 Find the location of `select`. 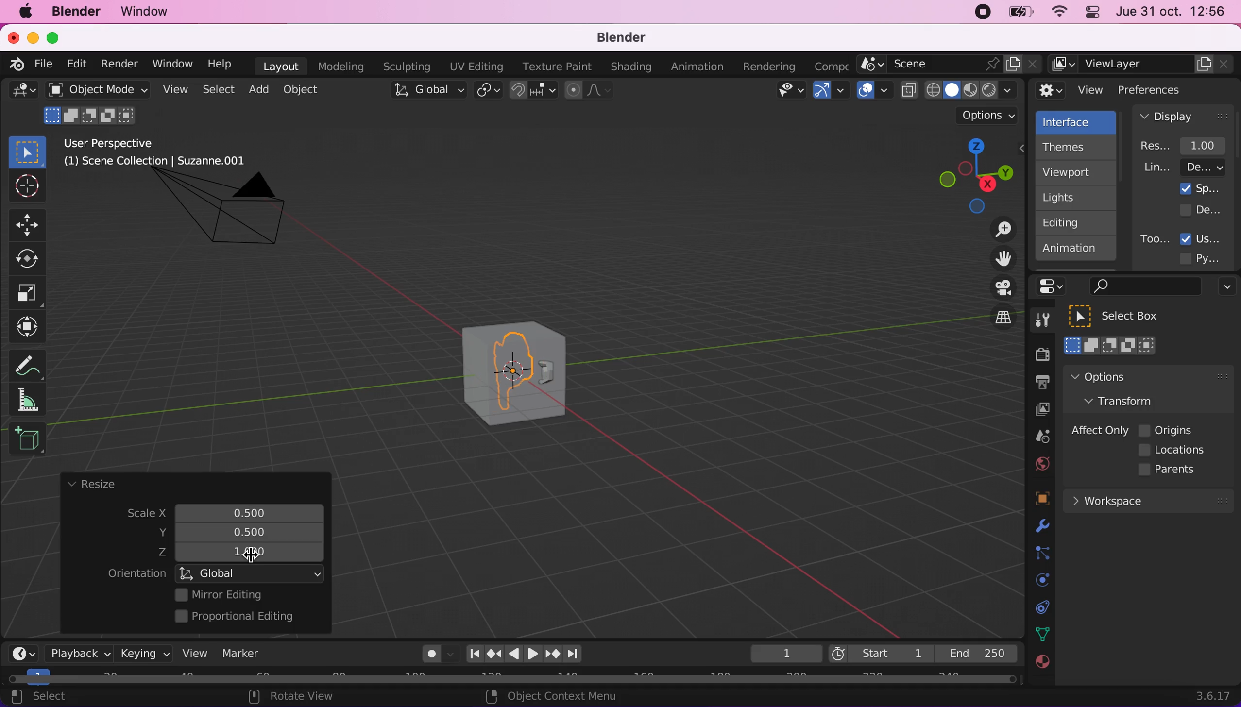

select is located at coordinates (218, 90).